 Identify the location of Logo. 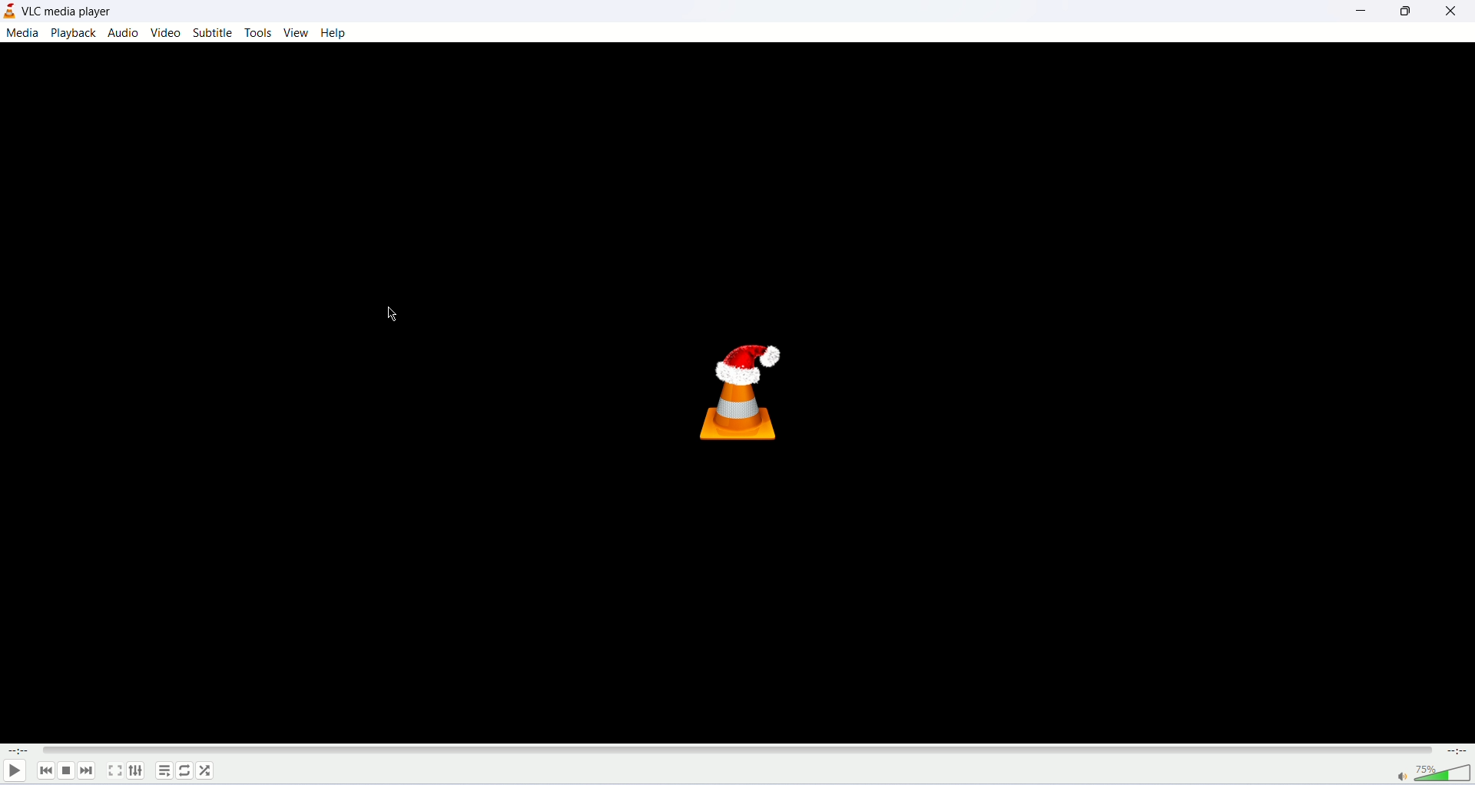
(737, 391).